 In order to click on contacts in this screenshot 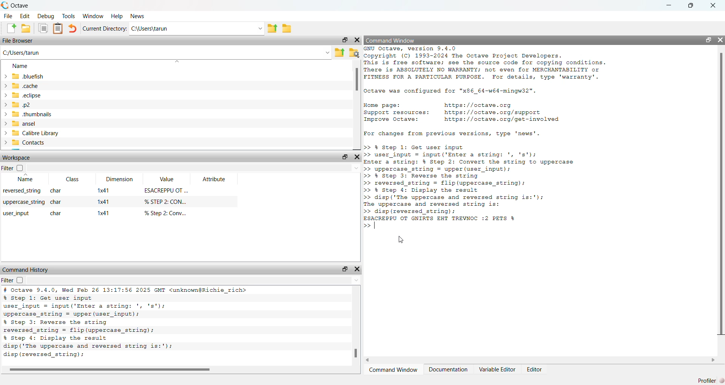, I will do `click(33, 143)`.